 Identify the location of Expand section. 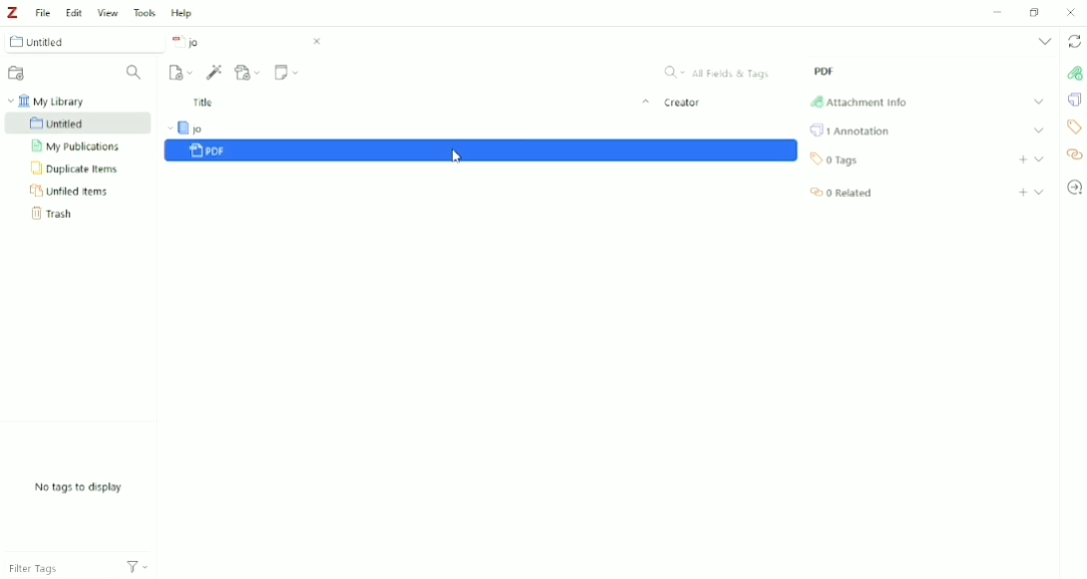
(1039, 129).